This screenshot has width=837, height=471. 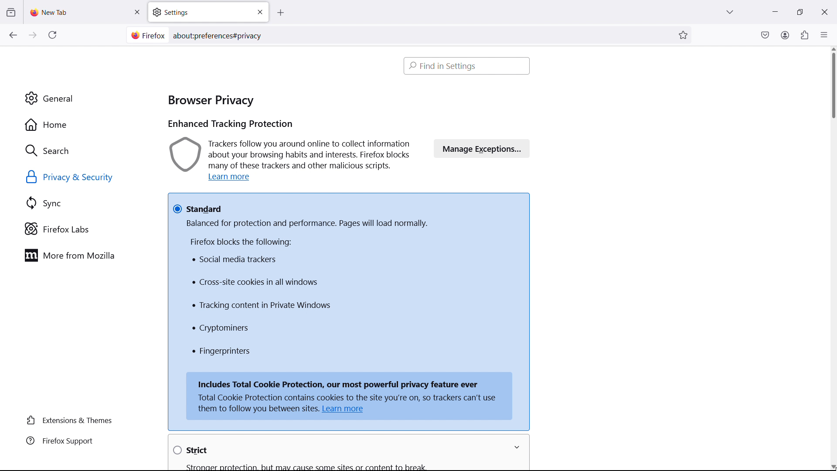 What do you see at coordinates (730, 11) in the screenshot?
I see `list all tabs` at bounding box center [730, 11].